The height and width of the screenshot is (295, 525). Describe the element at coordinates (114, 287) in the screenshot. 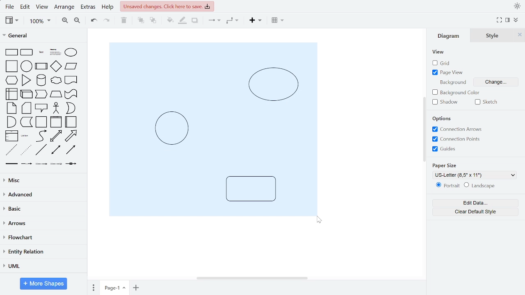

I see `Page-1` at that location.